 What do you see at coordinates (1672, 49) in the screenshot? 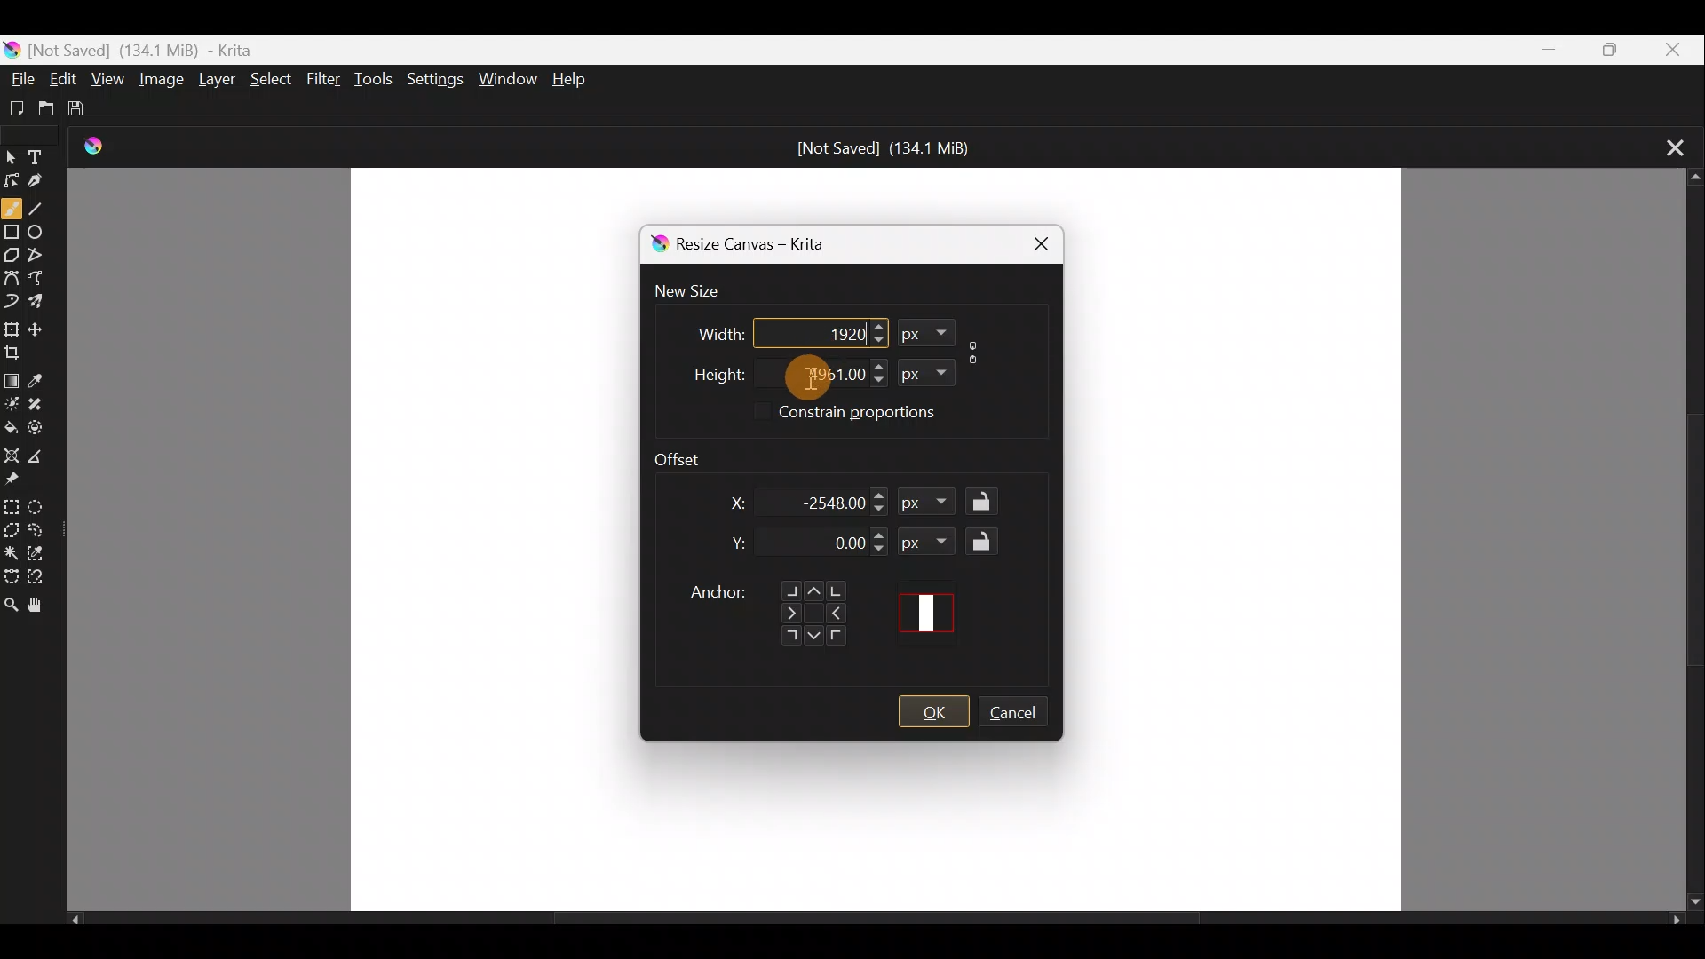
I see `Close` at bounding box center [1672, 49].